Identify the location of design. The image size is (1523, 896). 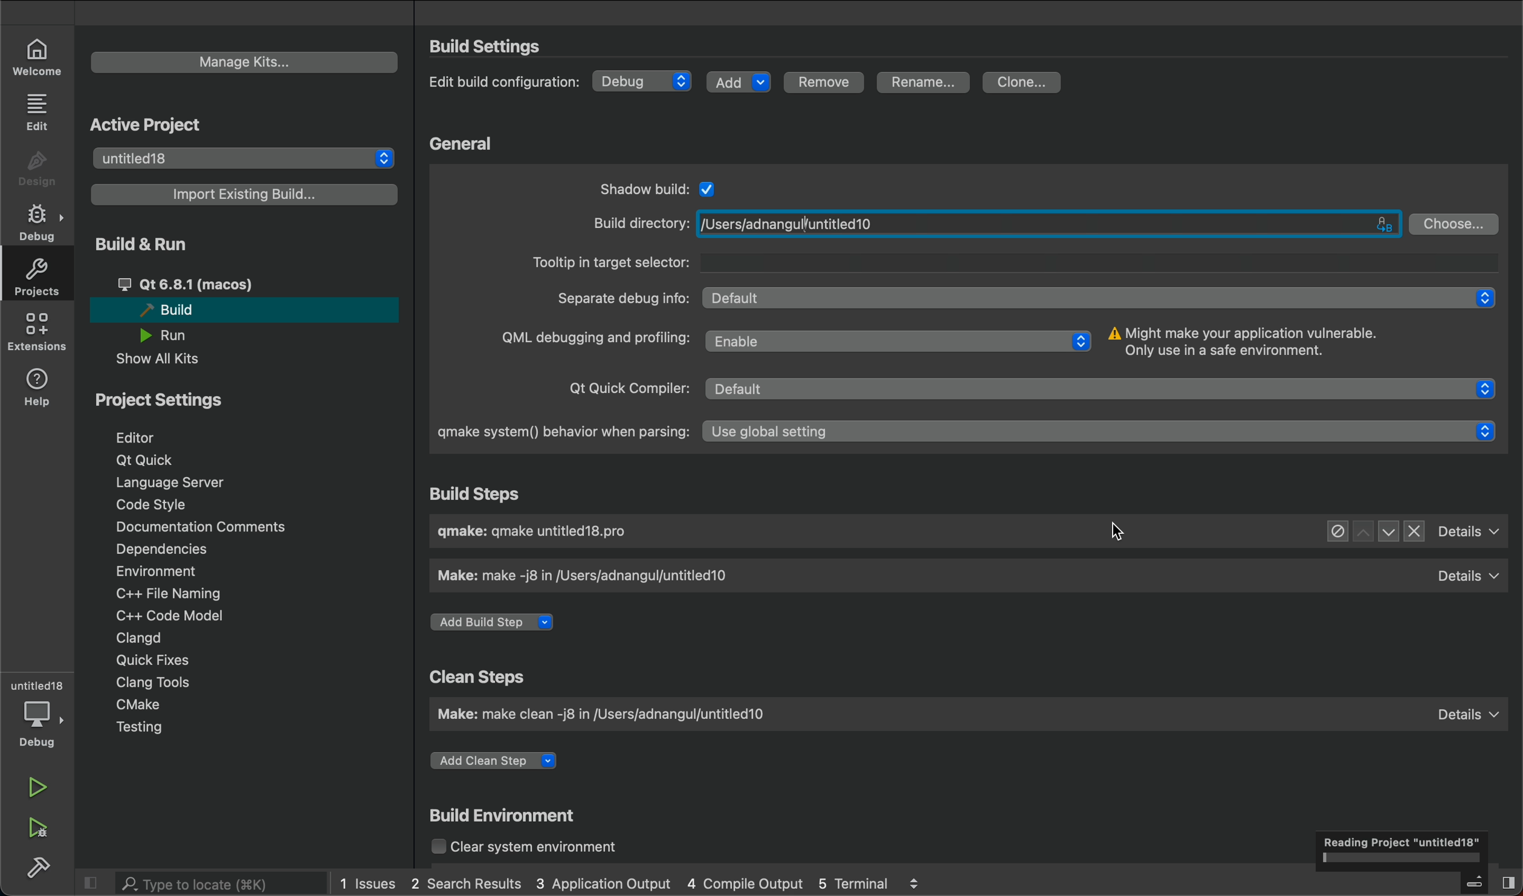
(36, 166).